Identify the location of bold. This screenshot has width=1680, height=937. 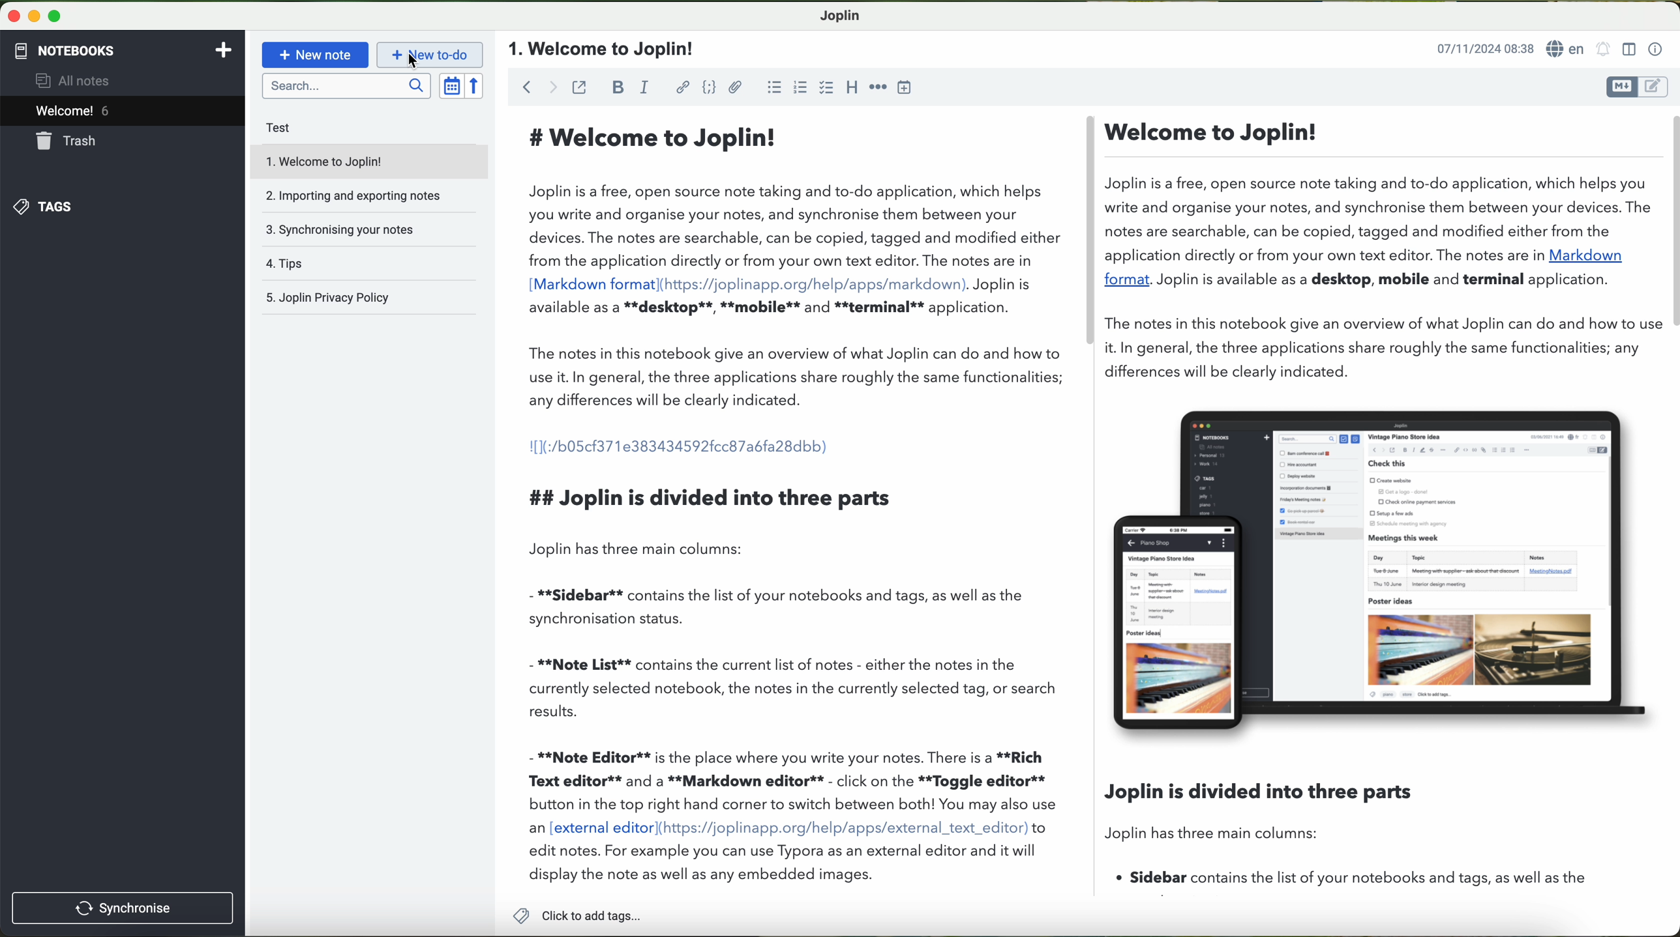
(619, 87).